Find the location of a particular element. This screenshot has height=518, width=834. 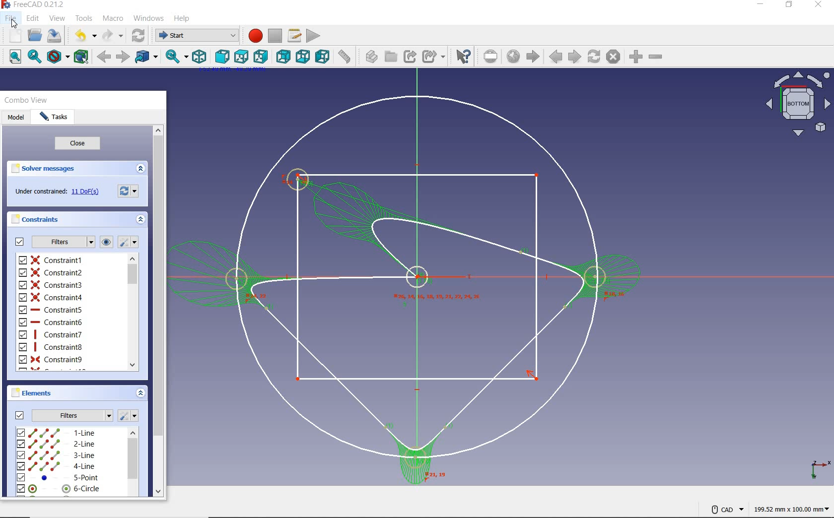

constraint4 is located at coordinates (52, 297).